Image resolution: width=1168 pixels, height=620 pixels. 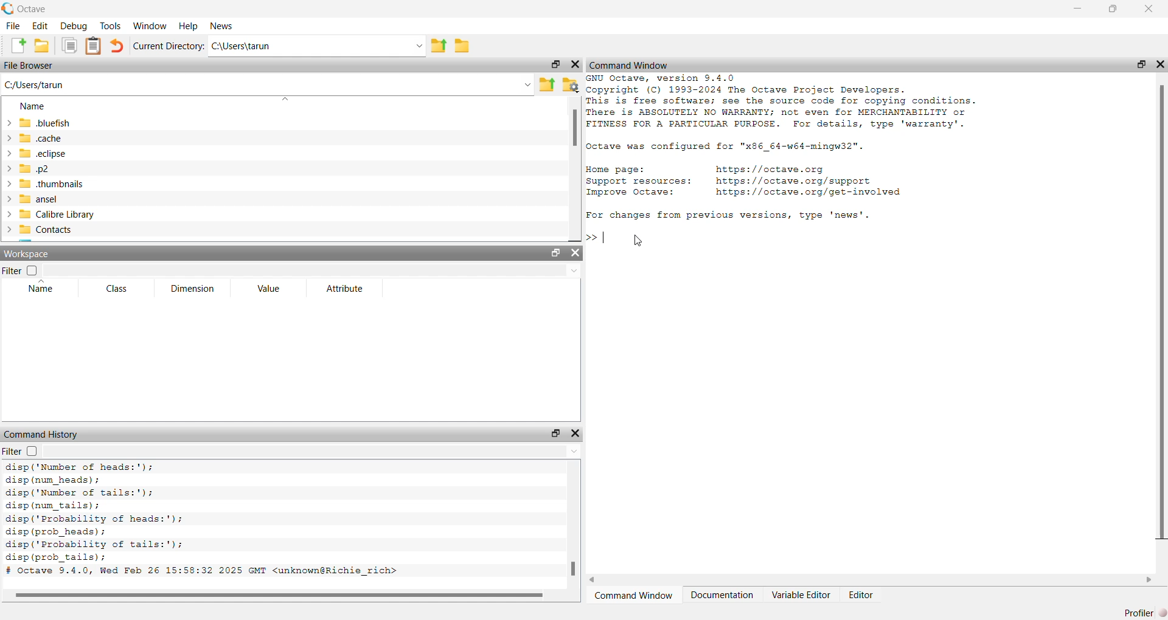 I want to click on disp ('Number of heads:');

disp (num_heads) ;

disp ('Number of tails:');

disp (num_tails);

disp('Probability of heads:');

disp (prob_heads) ;

disp(' Probability of tails:');

disp (prob_tails);

# Octave 9.4.0, Wed Feb 26 15:58:32 2025 GMT <unknown@Richie_rich>, so click(x=205, y=520).